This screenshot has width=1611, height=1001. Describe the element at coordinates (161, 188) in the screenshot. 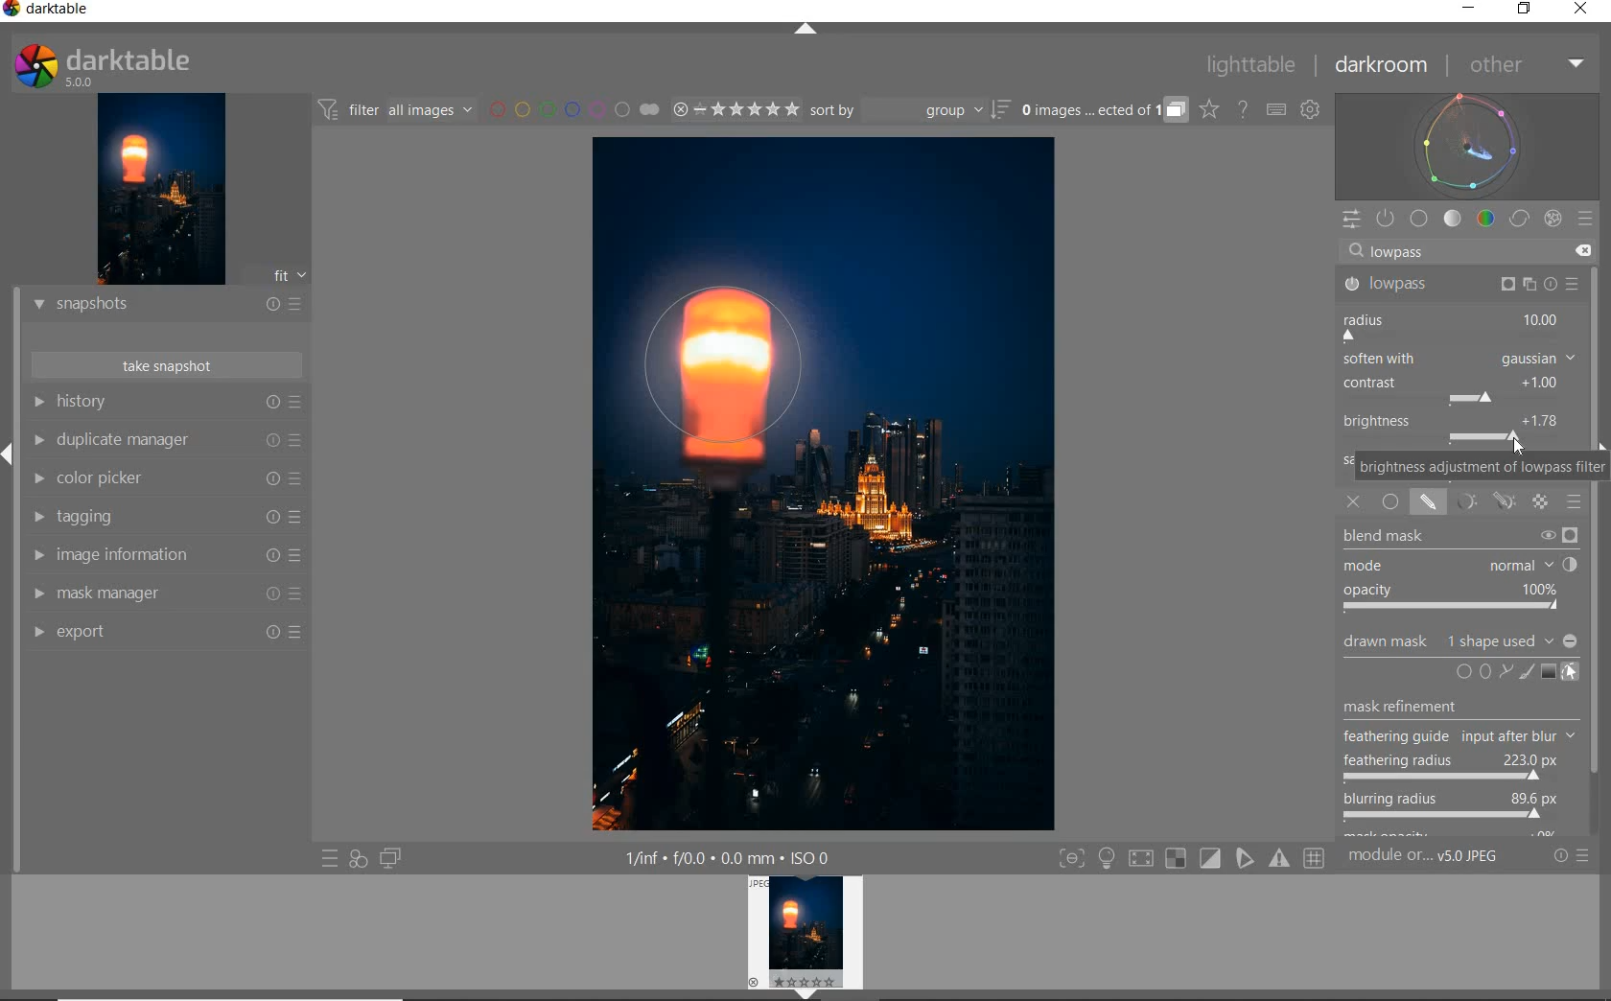

I see `IMAGE PREVIEW` at that location.